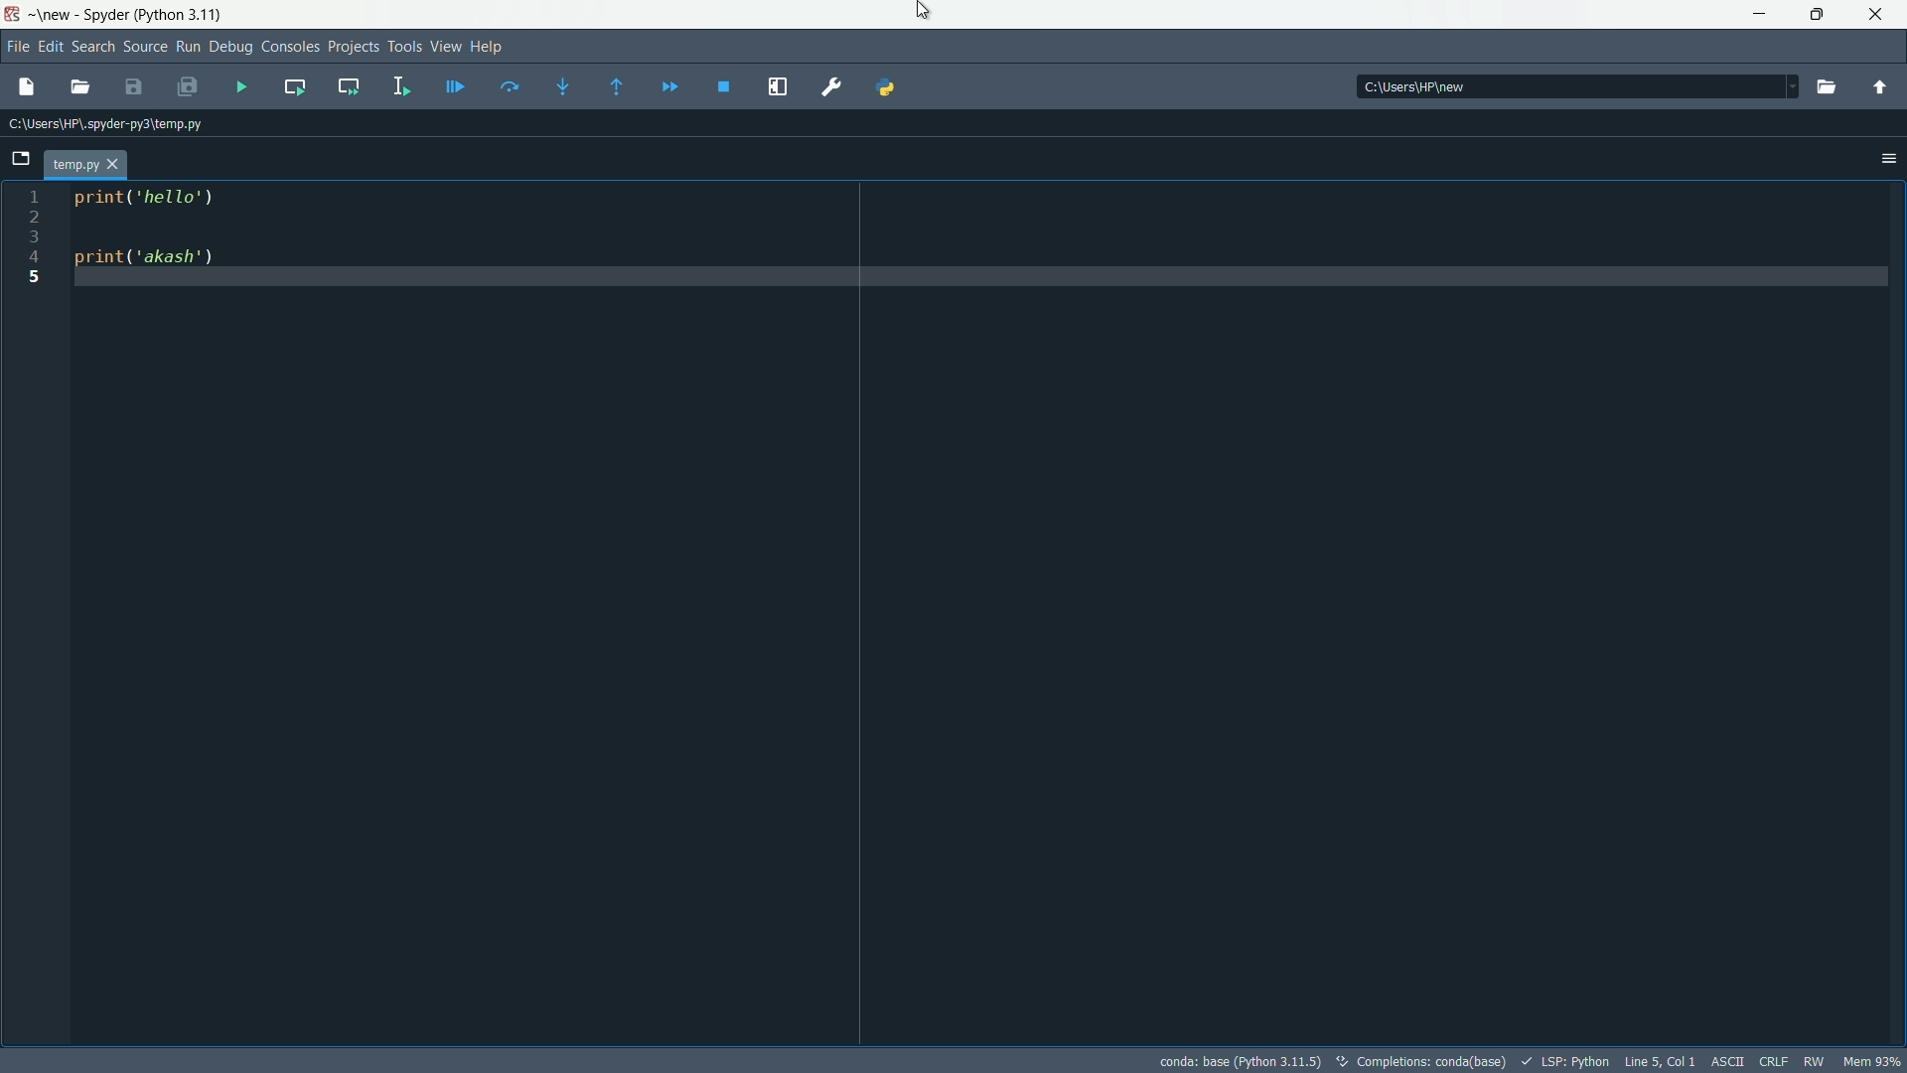 The height and width of the screenshot is (1073, 1907). Describe the element at coordinates (23, 159) in the screenshot. I see `browse tabs` at that location.